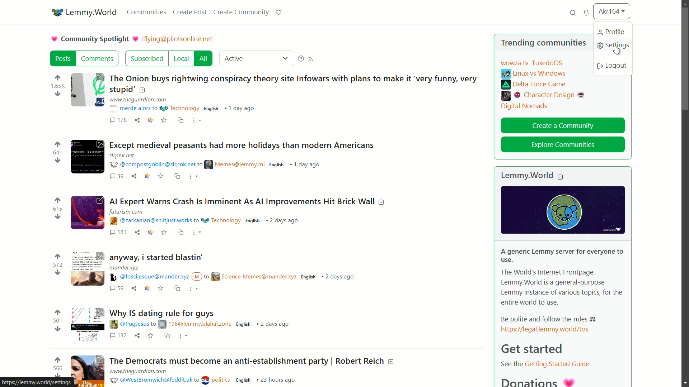 The image size is (689, 387). I want to click on picture, so click(137, 38).